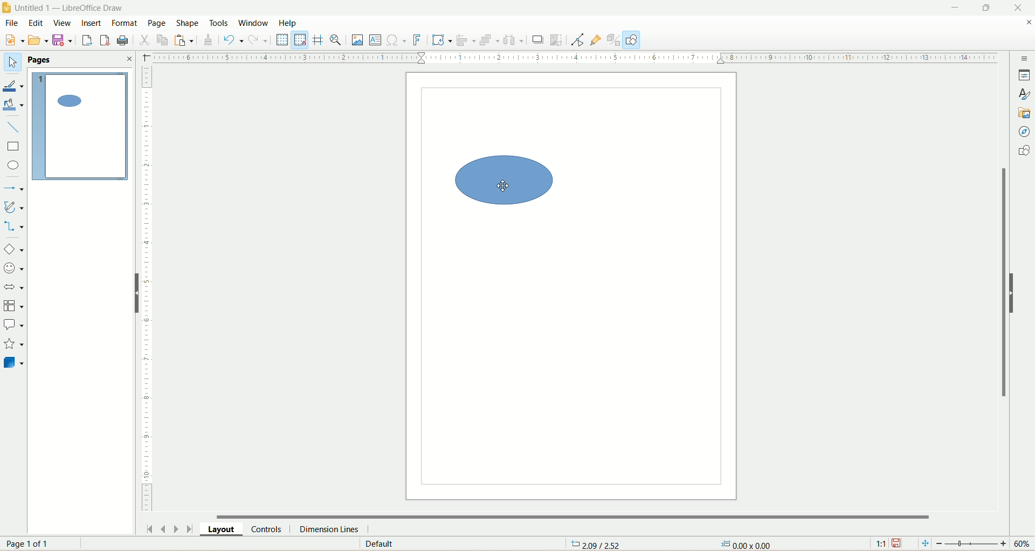 The height and width of the screenshot is (551, 1035). Describe the element at coordinates (89, 23) in the screenshot. I see `insert` at that location.